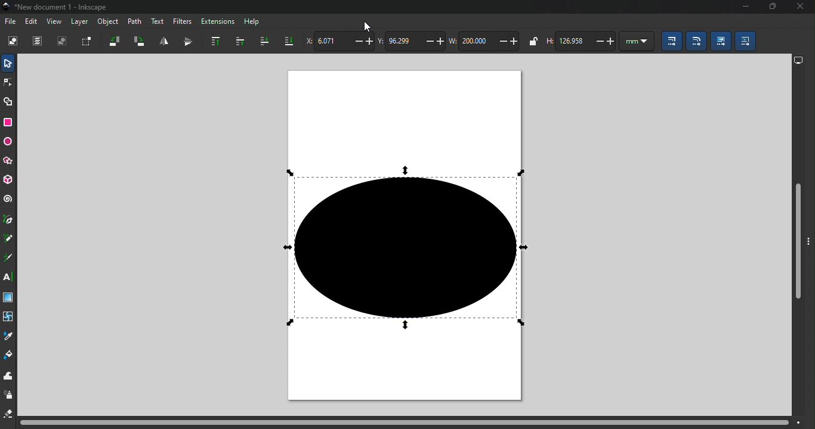  I want to click on 3D box tool, so click(10, 180).